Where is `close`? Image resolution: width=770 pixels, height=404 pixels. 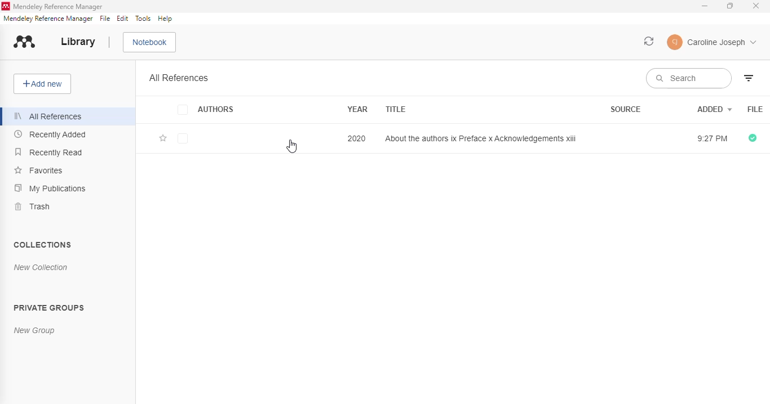 close is located at coordinates (756, 6).